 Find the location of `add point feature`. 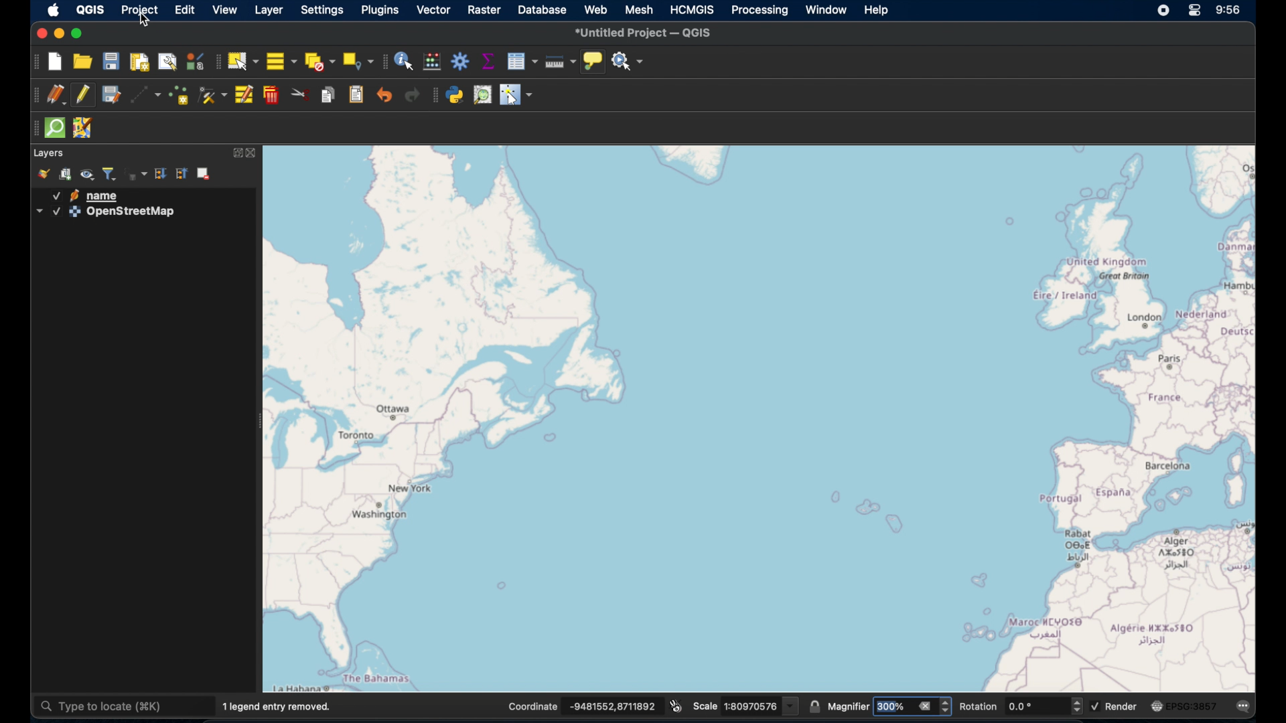

add point feature is located at coordinates (179, 95).